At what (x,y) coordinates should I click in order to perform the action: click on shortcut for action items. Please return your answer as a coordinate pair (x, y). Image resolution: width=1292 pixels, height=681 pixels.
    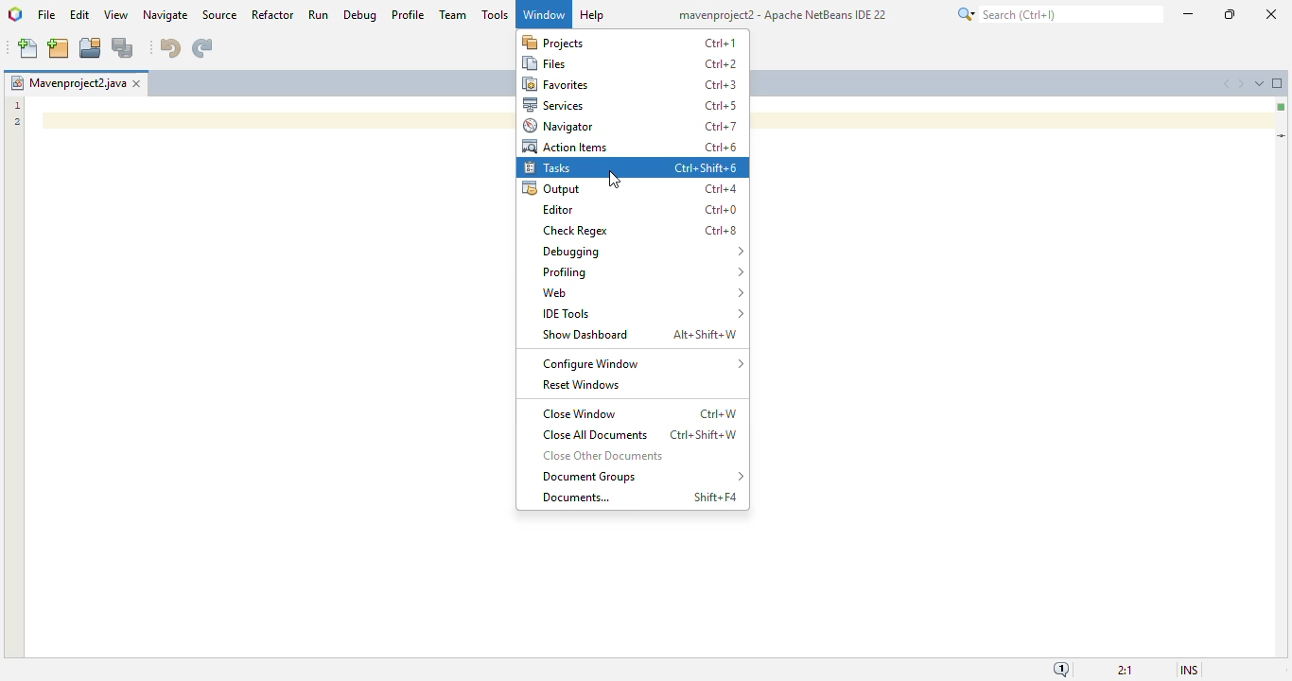
    Looking at the image, I should click on (721, 148).